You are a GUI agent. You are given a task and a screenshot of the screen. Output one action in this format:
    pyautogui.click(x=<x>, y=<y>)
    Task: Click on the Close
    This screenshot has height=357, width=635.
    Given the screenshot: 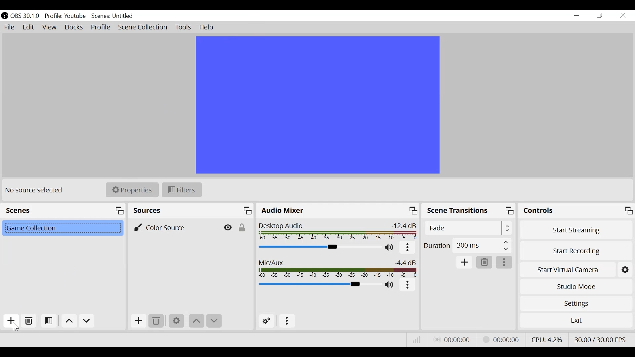 What is the action you would take?
    pyautogui.click(x=622, y=16)
    